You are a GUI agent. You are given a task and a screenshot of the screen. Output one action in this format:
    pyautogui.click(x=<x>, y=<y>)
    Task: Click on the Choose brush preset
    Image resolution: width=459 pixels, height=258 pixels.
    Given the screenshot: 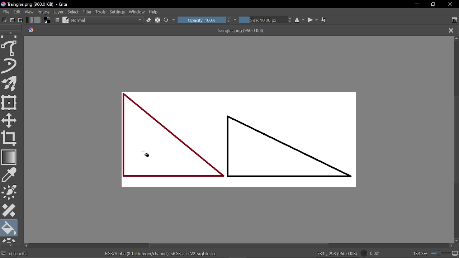 What is the action you would take?
    pyautogui.click(x=66, y=20)
    